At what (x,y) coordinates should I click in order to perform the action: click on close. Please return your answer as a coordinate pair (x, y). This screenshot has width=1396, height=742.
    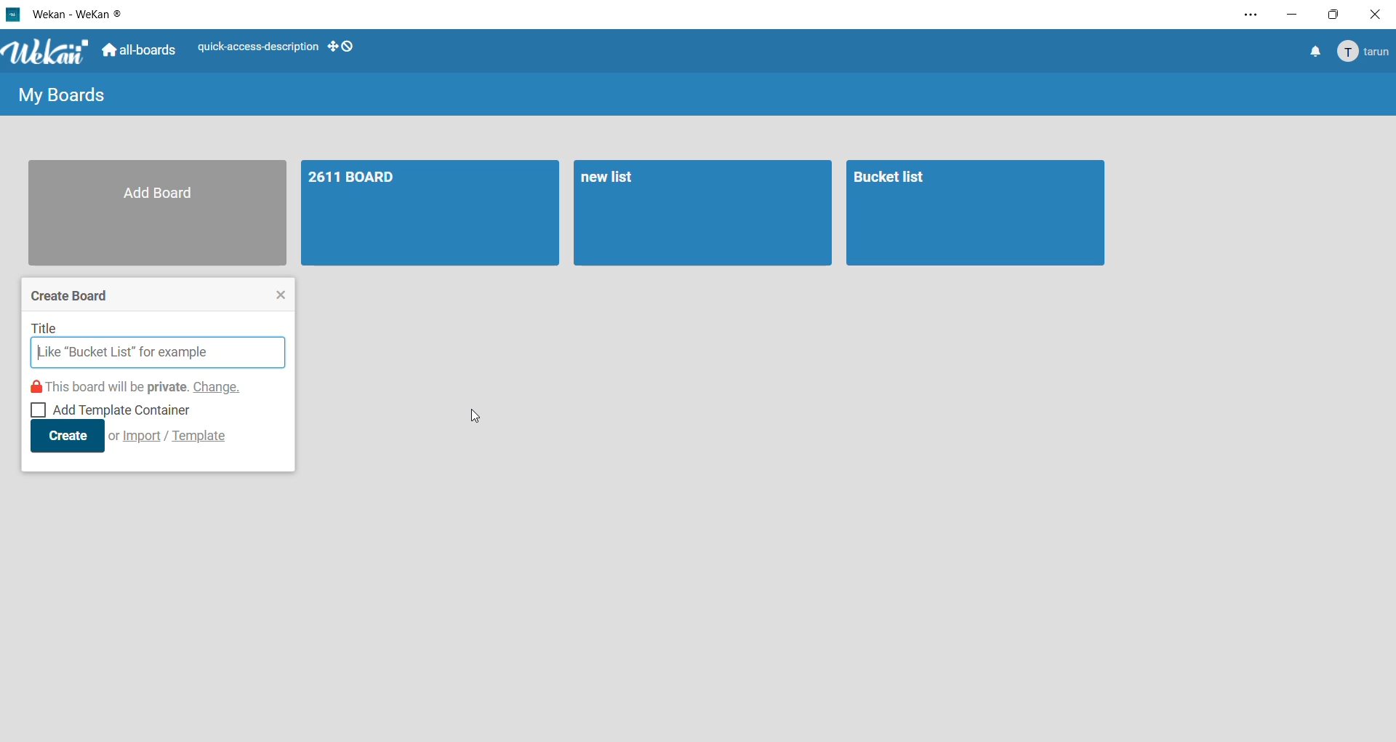
    Looking at the image, I should click on (283, 295).